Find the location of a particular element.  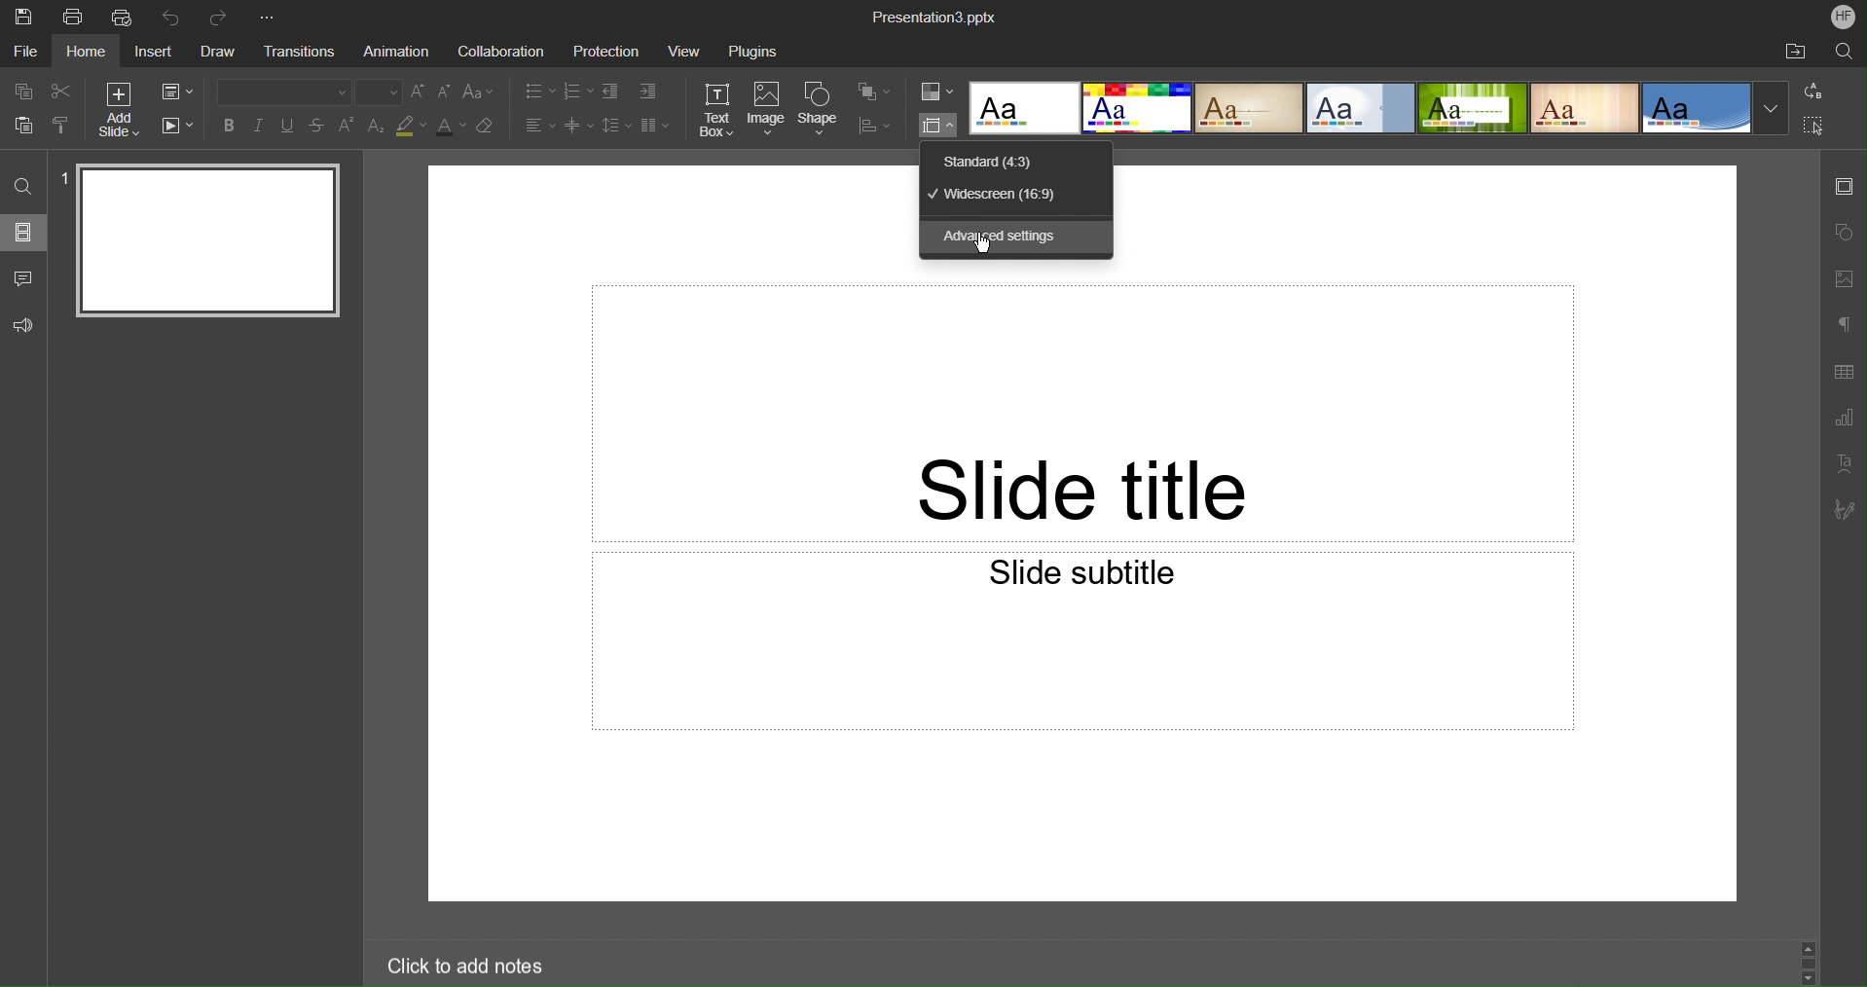

Slide title is located at coordinates (1082, 413).